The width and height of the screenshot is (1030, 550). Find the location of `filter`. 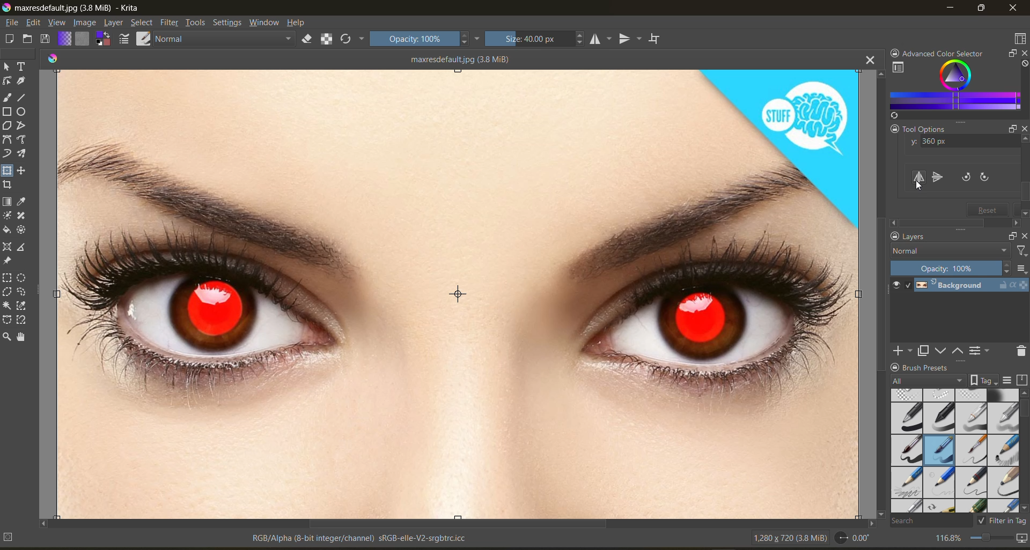

filter is located at coordinates (1020, 251).